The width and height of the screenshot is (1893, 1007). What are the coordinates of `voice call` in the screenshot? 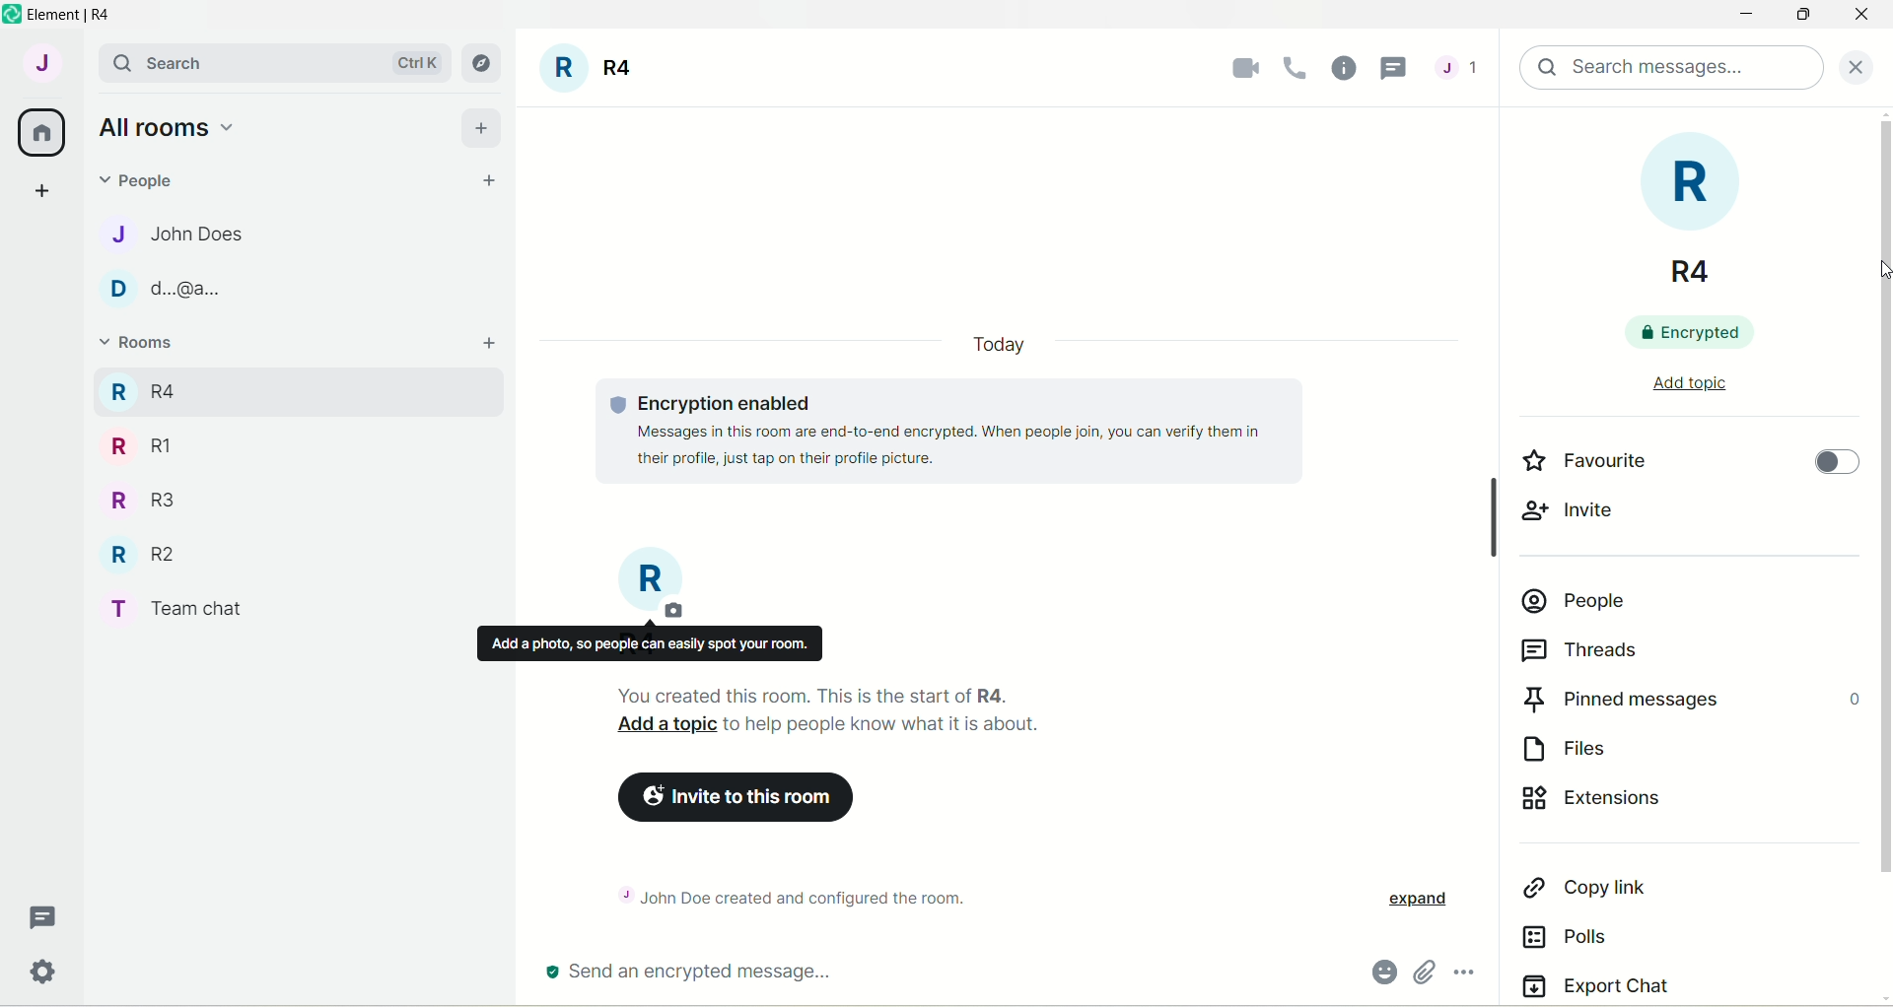 It's located at (1299, 68).